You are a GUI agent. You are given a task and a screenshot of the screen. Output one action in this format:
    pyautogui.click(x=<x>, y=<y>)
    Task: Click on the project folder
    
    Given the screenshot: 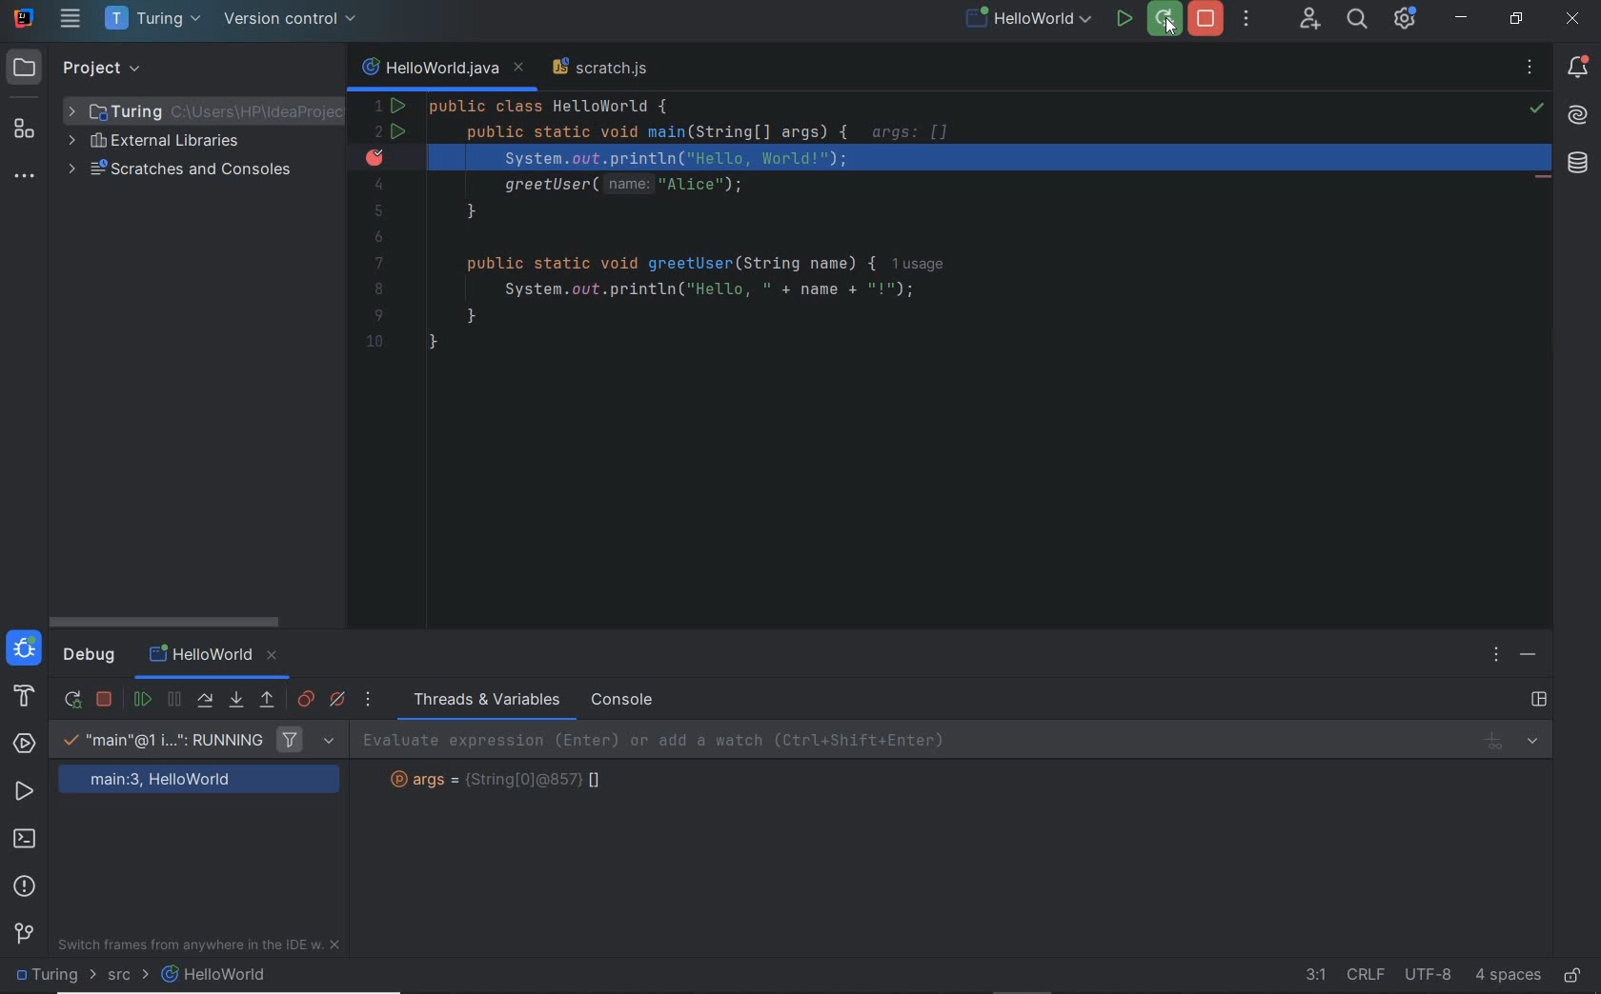 What is the action you would take?
    pyautogui.click(x=49, y=976)
    